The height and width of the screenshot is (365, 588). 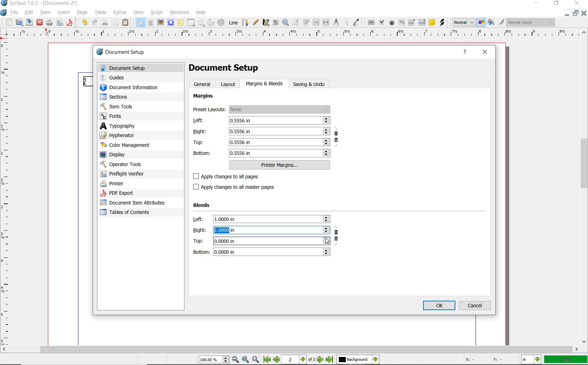 What do you see at coordinates (245, 22) in the screenshot?
I see `Bezier curve` at bounding box center [245, 22].